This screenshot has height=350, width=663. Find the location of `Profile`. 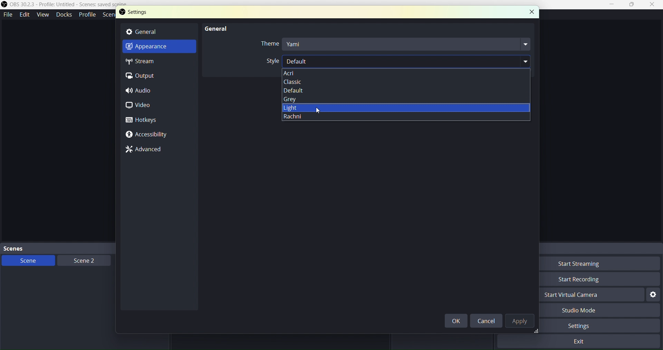

Profile is located at coordinates (87, 14).